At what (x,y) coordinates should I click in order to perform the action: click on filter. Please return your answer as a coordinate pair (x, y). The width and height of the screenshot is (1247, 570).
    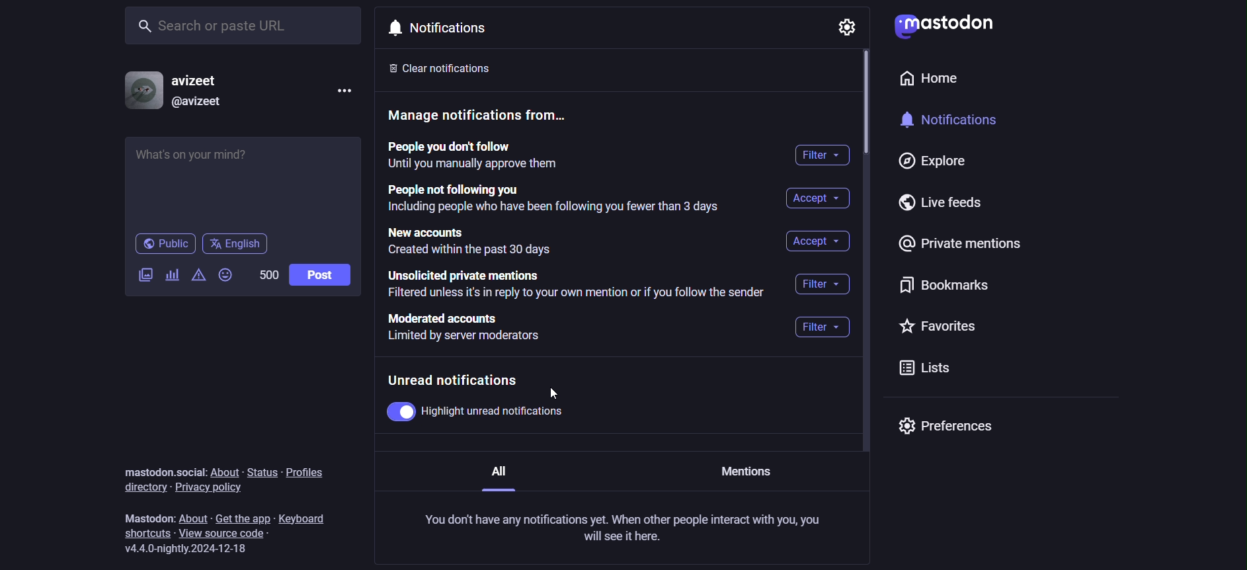
    Looking at the image, I should click on (821, 330).